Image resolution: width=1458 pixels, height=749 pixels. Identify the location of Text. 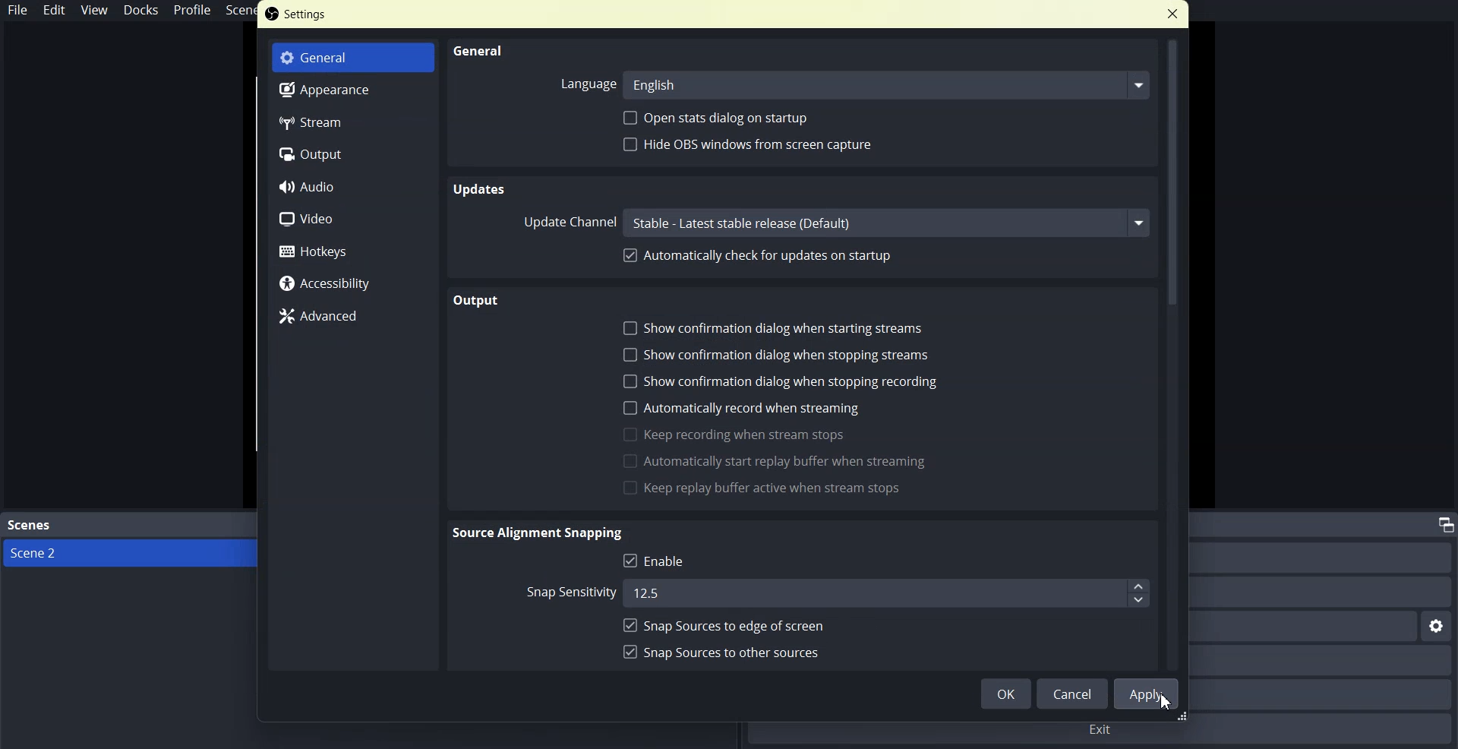
(478, 300).